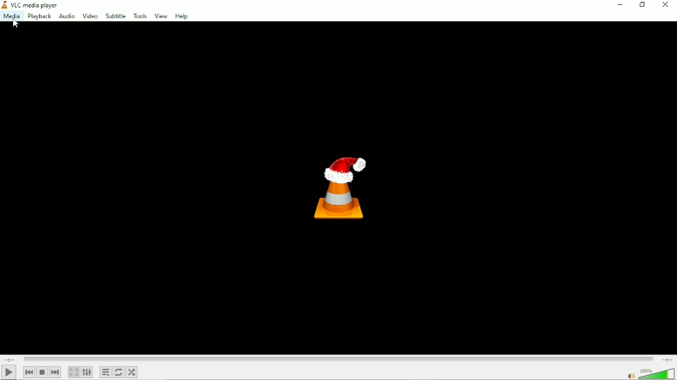 This screenshot has height=380, width=677. What do you see at coordinates (132, 373) in the screenshot?
I see `Random` at bounding box center [132, 373].